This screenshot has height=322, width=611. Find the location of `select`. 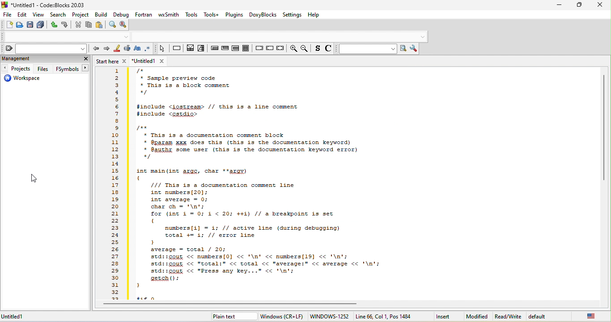

select is located at coordinates (161, 49).